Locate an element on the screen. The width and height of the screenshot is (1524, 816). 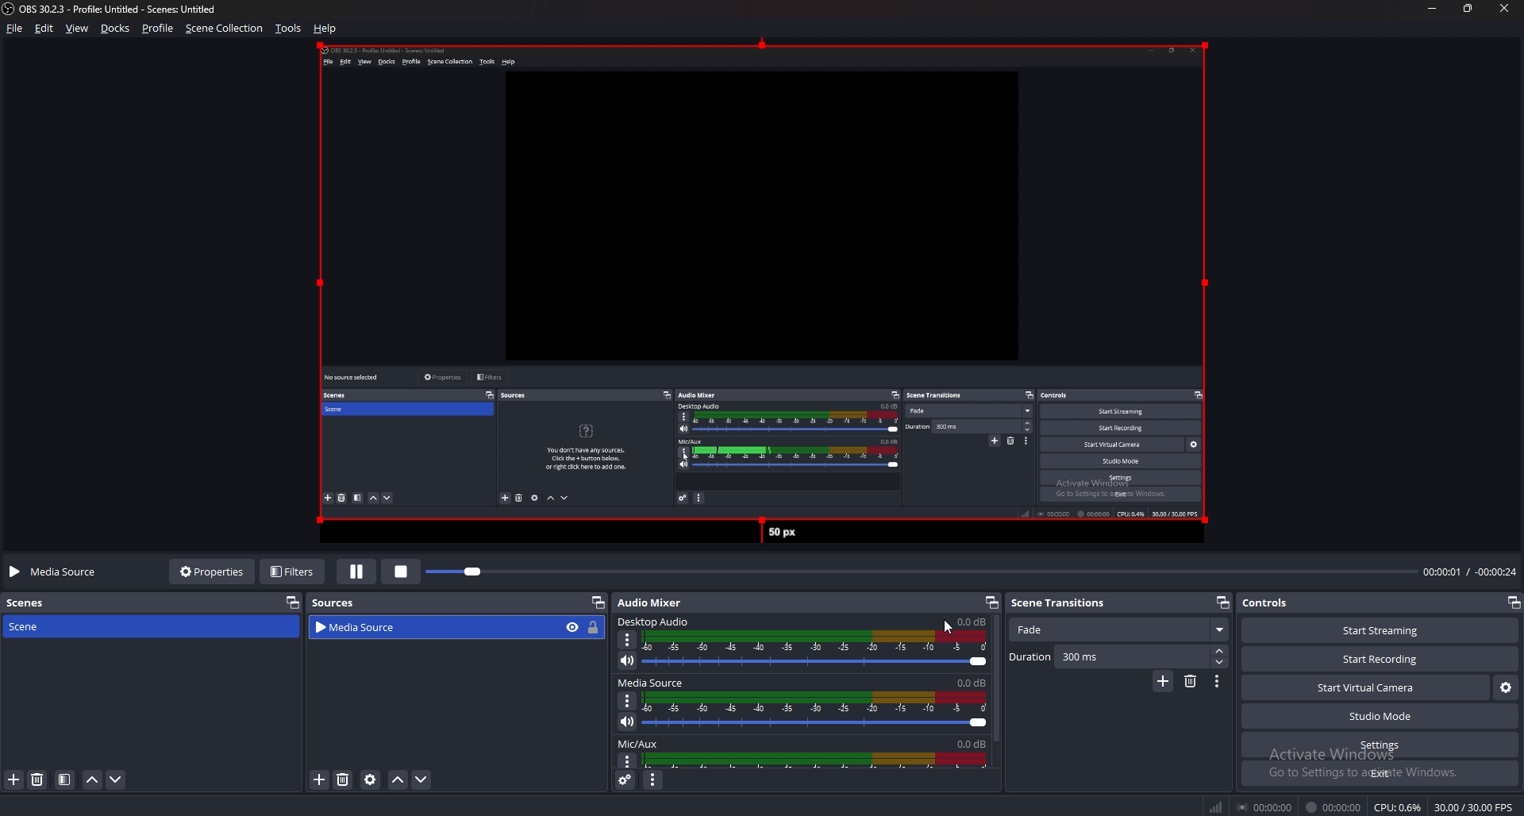
pop out is located at coordinates (994, 603).